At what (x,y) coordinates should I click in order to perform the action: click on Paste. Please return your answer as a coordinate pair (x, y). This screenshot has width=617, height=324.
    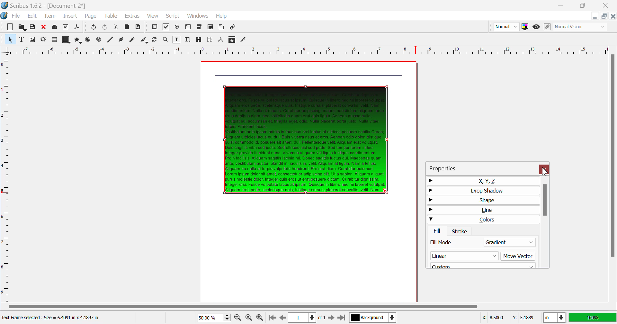
    Looking at the image, I should click on (139, 28).